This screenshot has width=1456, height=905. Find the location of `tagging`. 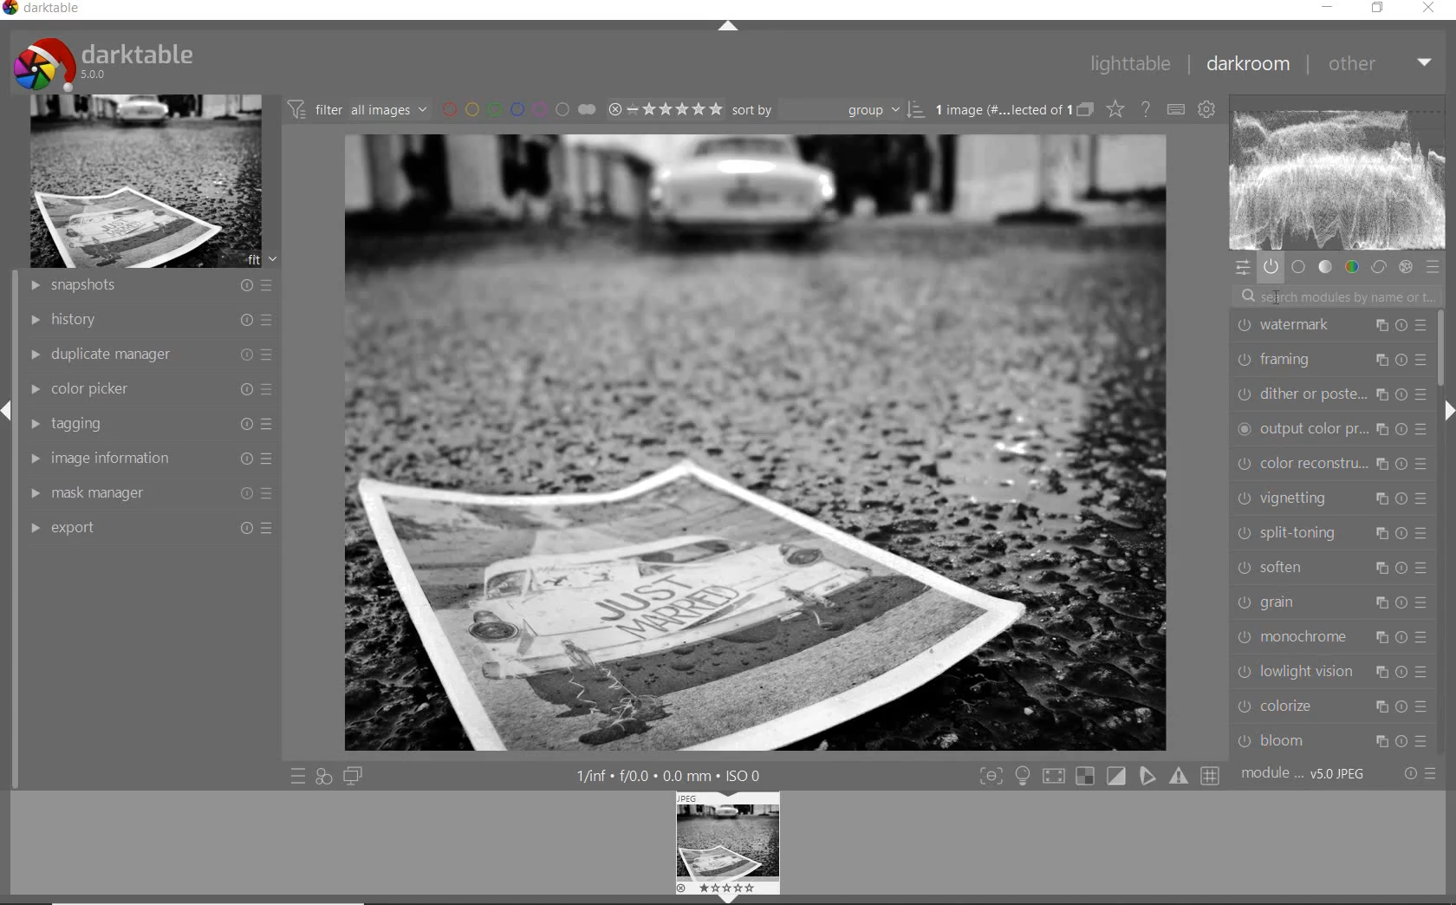

tagging is located at coordinates (148, 426).